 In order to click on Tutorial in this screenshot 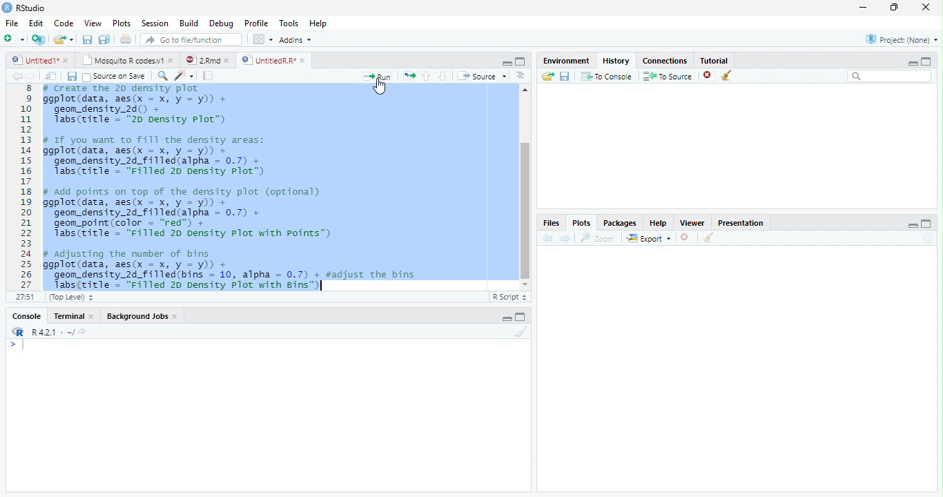, I will do `click(715, 60)`.